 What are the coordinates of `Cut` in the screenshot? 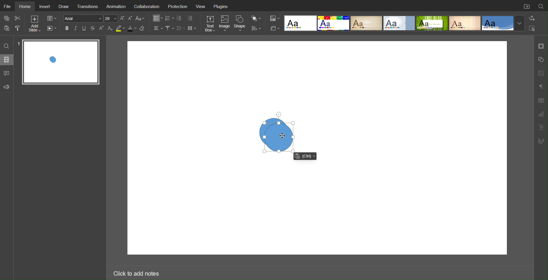 It's located at (18, 18).